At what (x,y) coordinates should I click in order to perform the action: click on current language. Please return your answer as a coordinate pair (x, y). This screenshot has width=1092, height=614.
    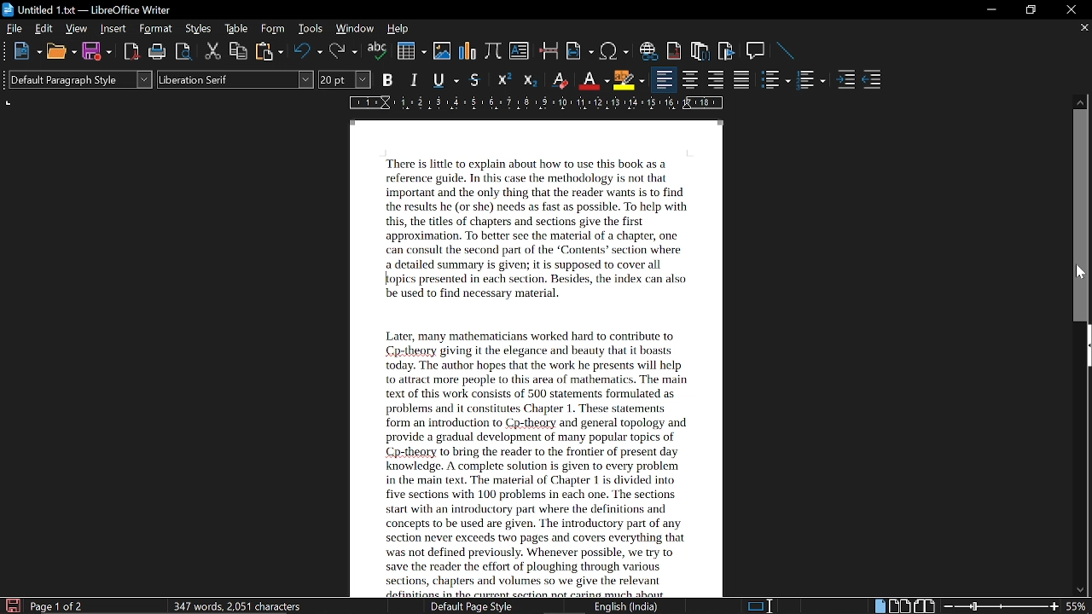
    Looking at the image, I should click on (624, 606).